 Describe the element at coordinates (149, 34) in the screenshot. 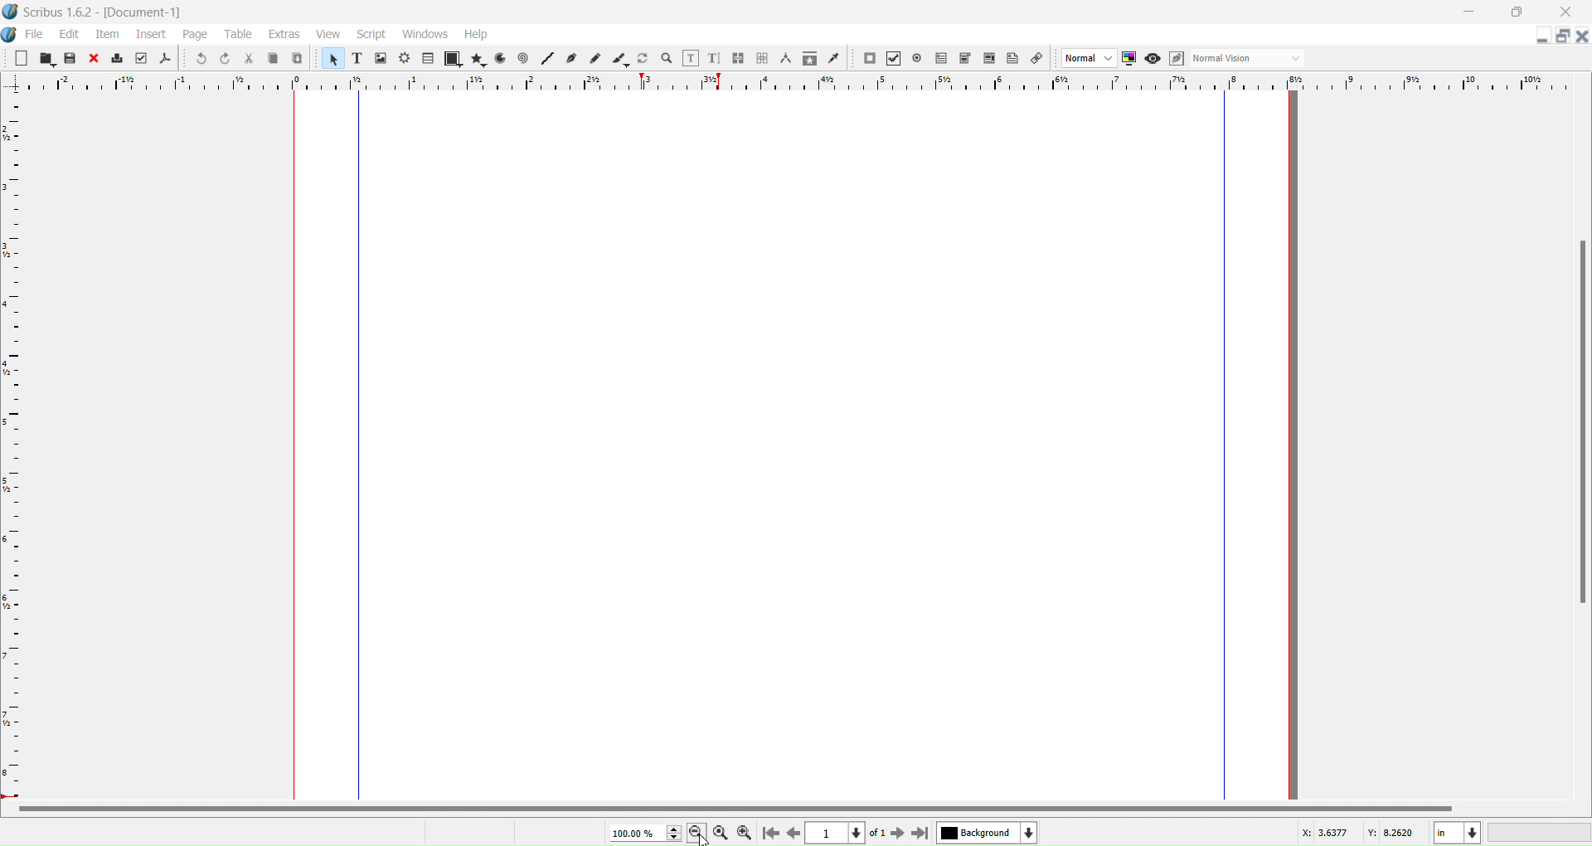

I see `Insert` at that location.